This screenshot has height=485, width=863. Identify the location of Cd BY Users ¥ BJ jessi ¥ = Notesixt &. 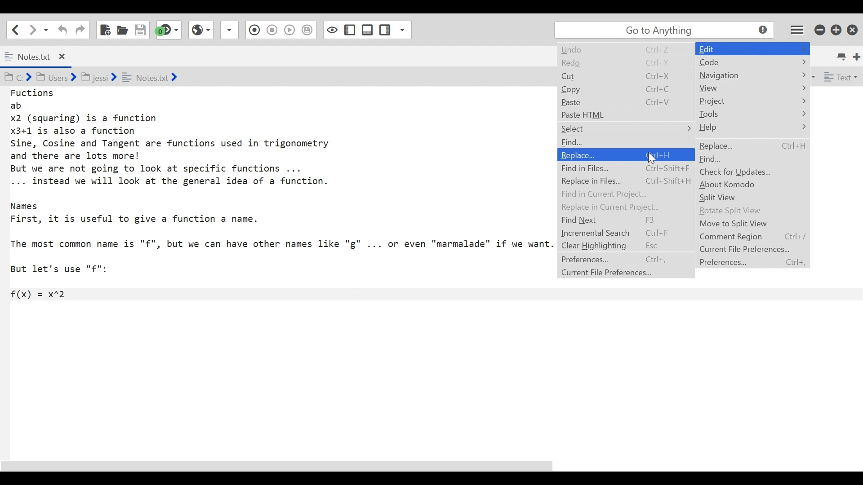
(123, 78).